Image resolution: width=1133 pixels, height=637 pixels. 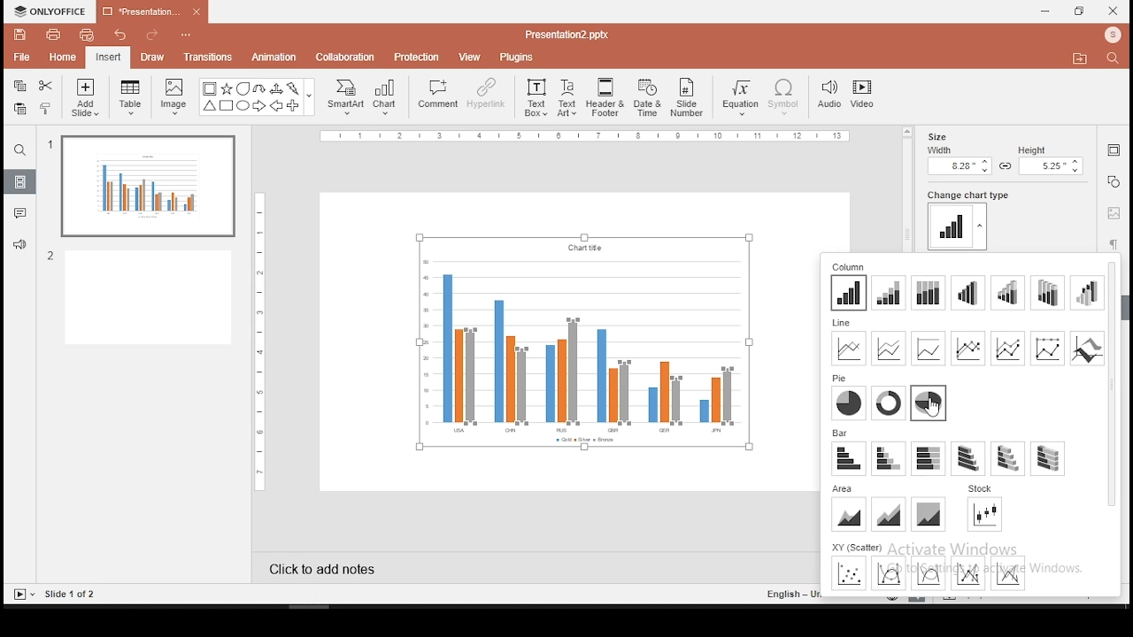 What do you see at coordinates (1008, 458) in the screenshot?
I see `bar 5` at bounding box center [1008, 458].